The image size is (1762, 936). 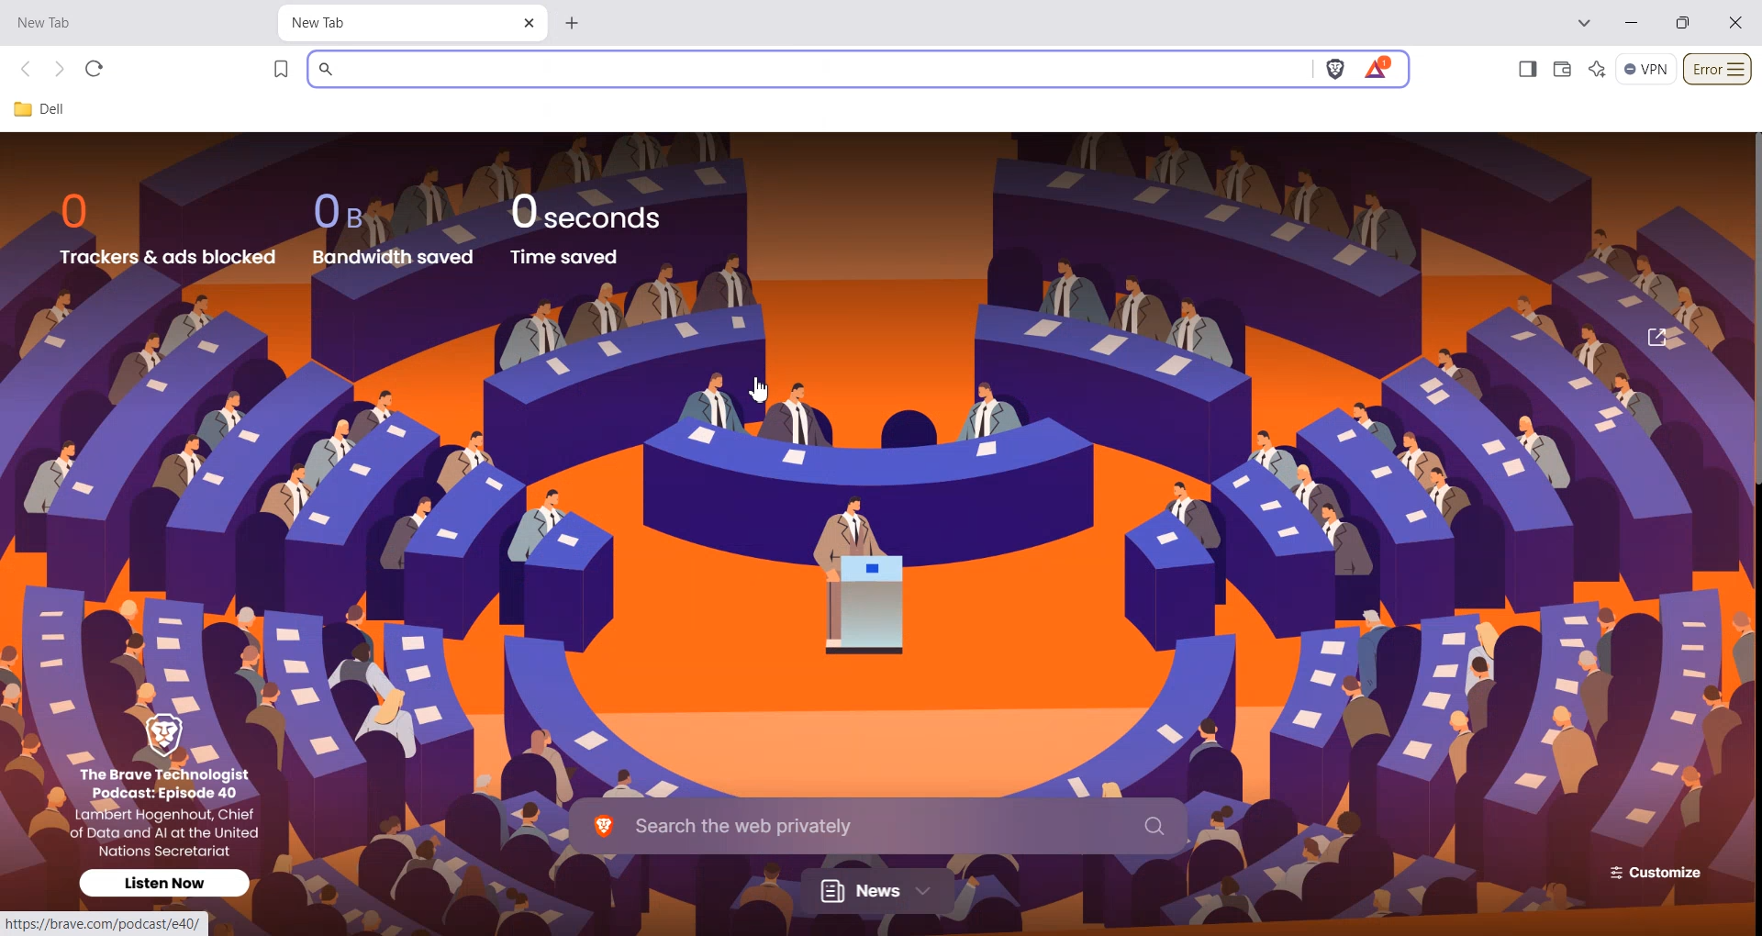 I want to click on Brave shields, so click(x=1335, y=70).